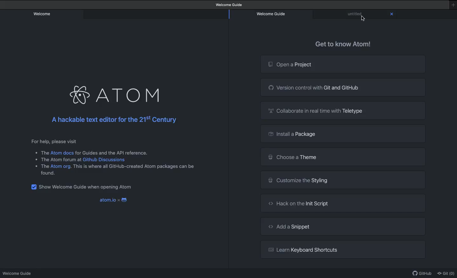 Image resolution: width=457 pixels, height=278 pixels. I want to click on Welcome guide, so click(230, 5).